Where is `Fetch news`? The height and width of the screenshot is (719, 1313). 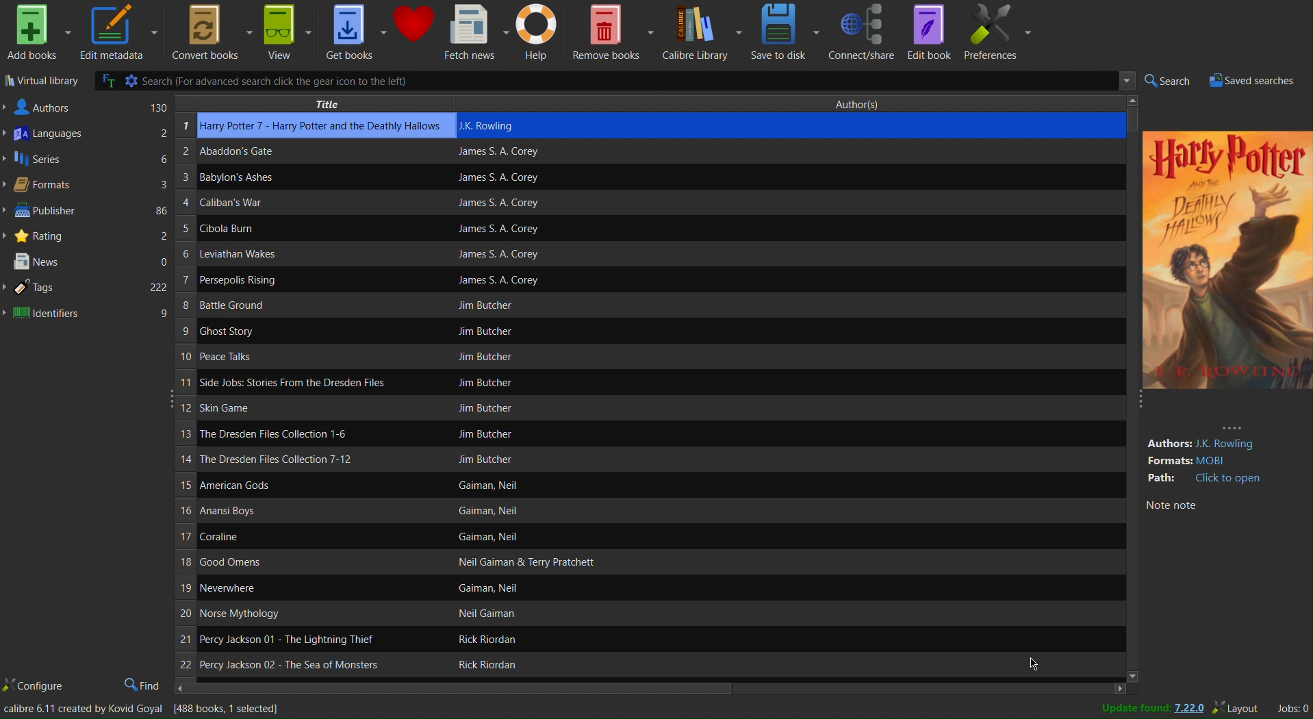
Fetch news is located at coordinates (476, 32).